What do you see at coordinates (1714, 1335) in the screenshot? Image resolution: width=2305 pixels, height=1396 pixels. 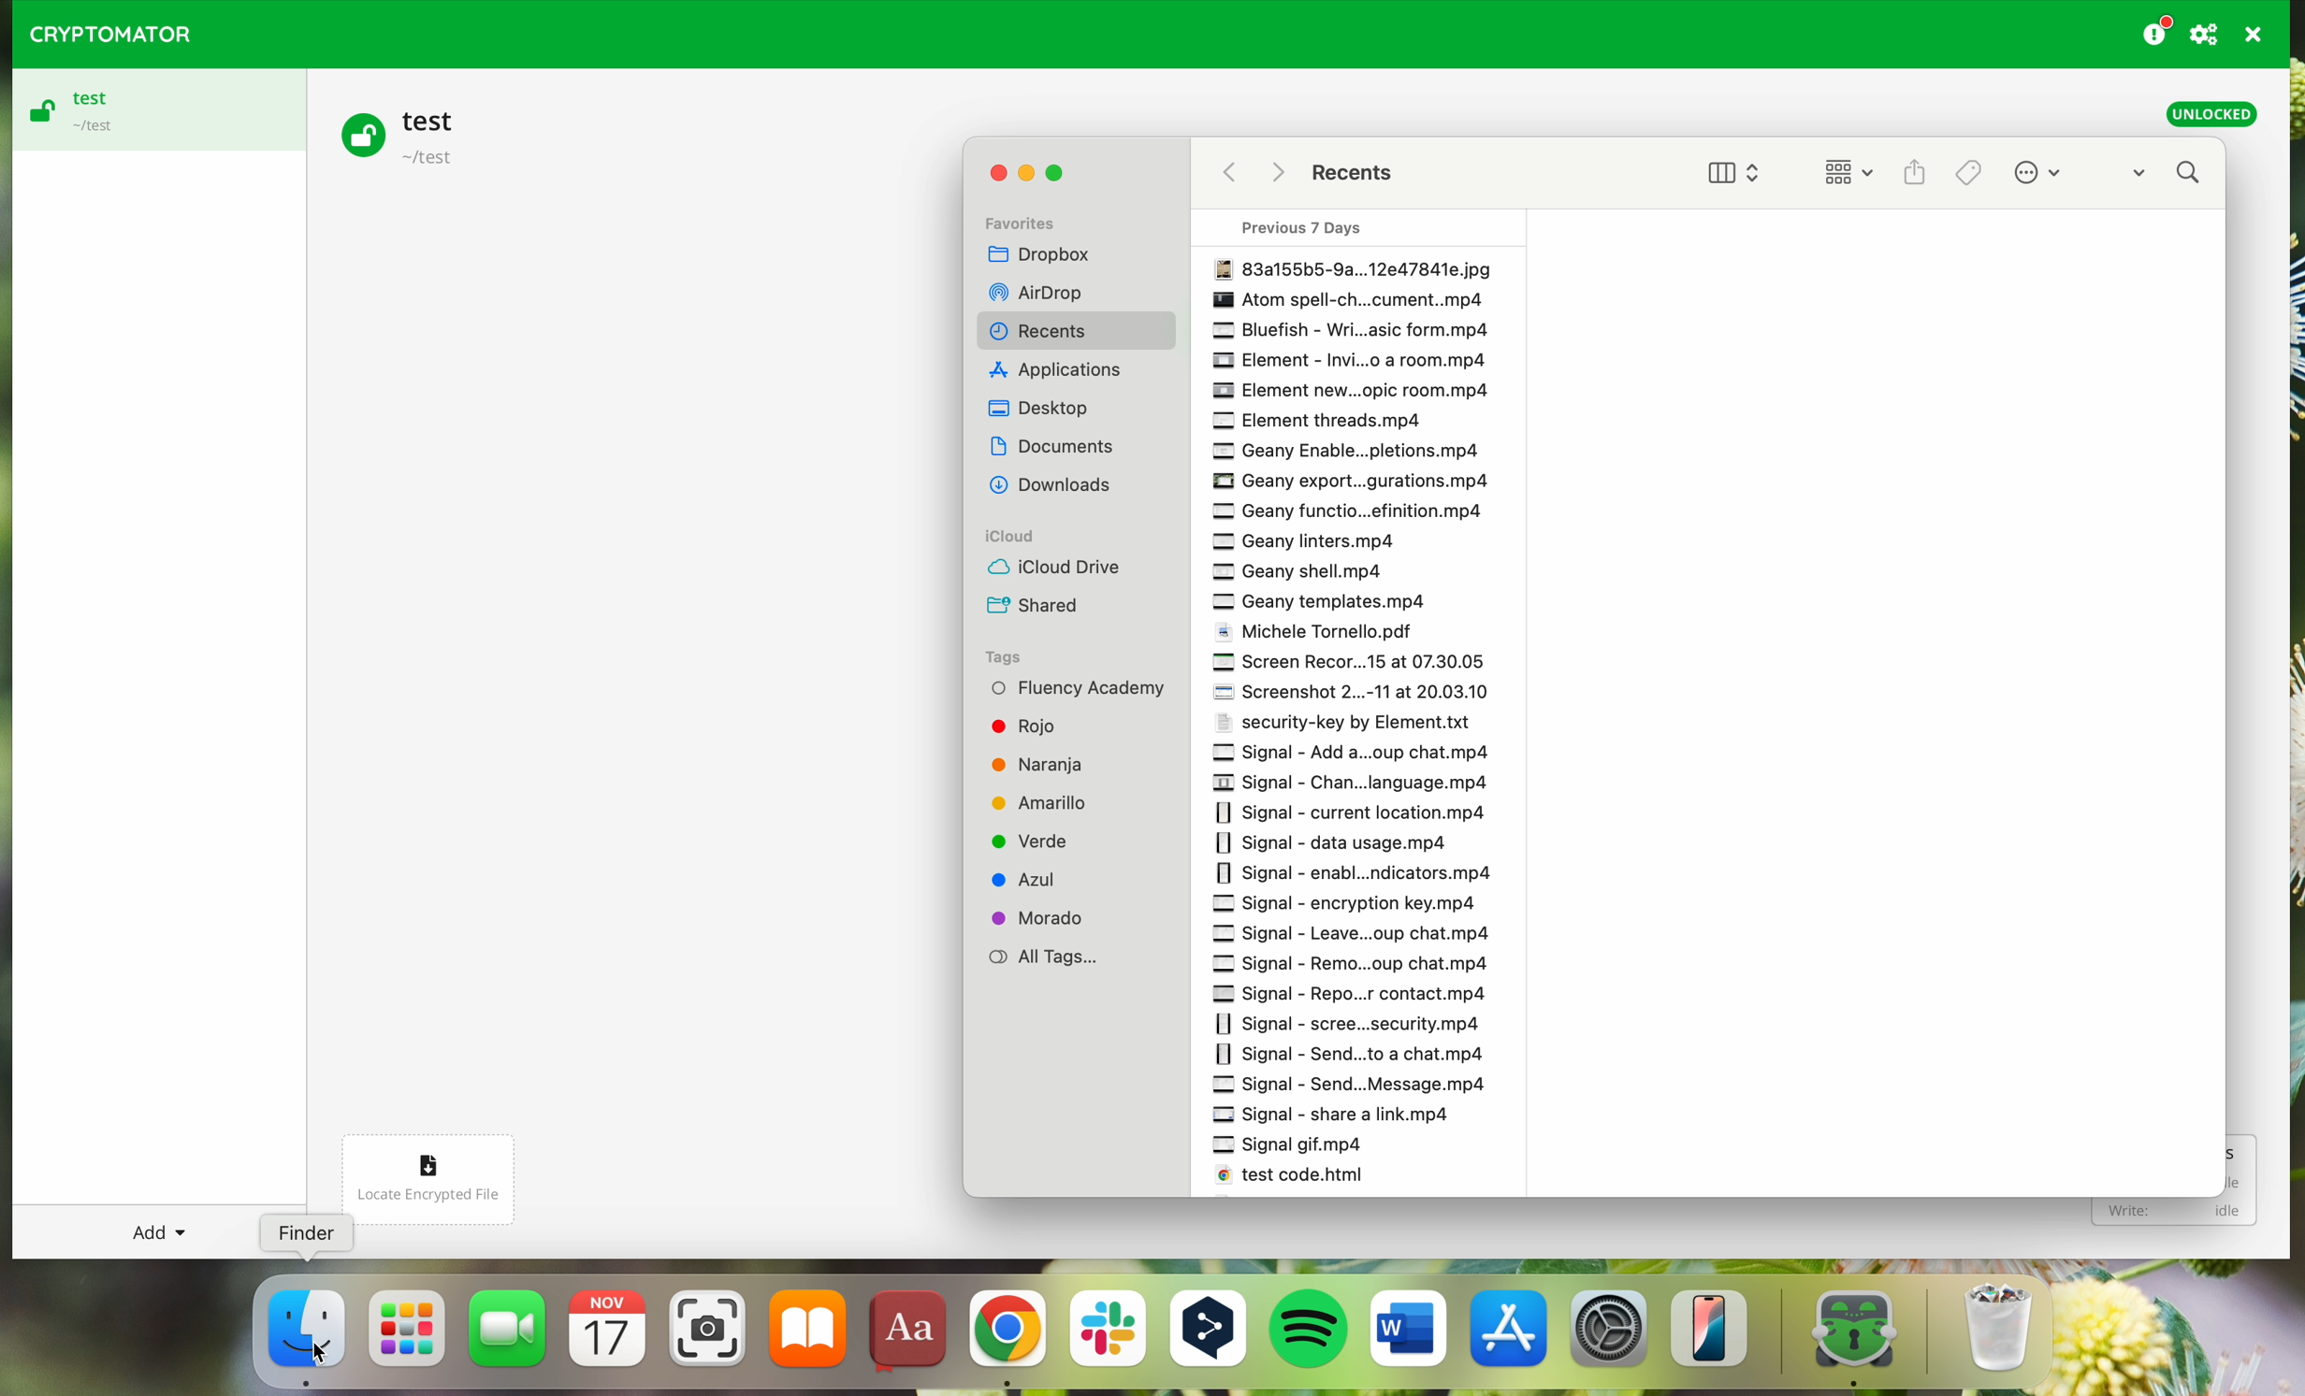 I see `iphone mirroning` at bounding box center [1714, 1335].